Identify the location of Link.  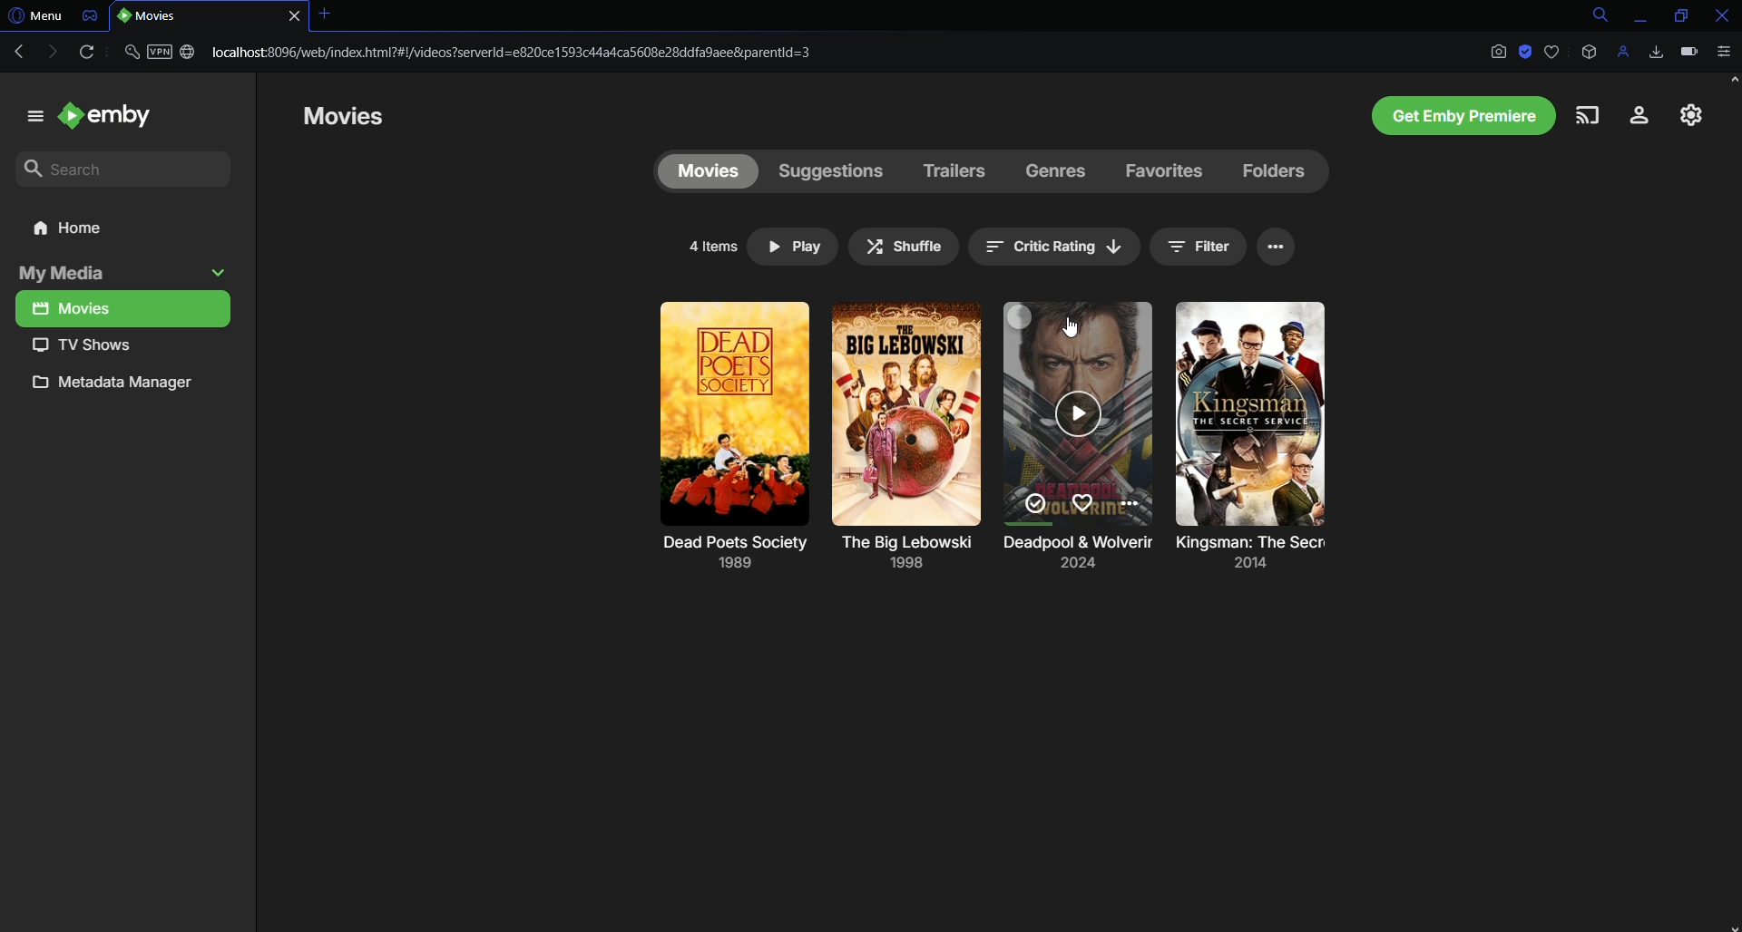
(518, 51).